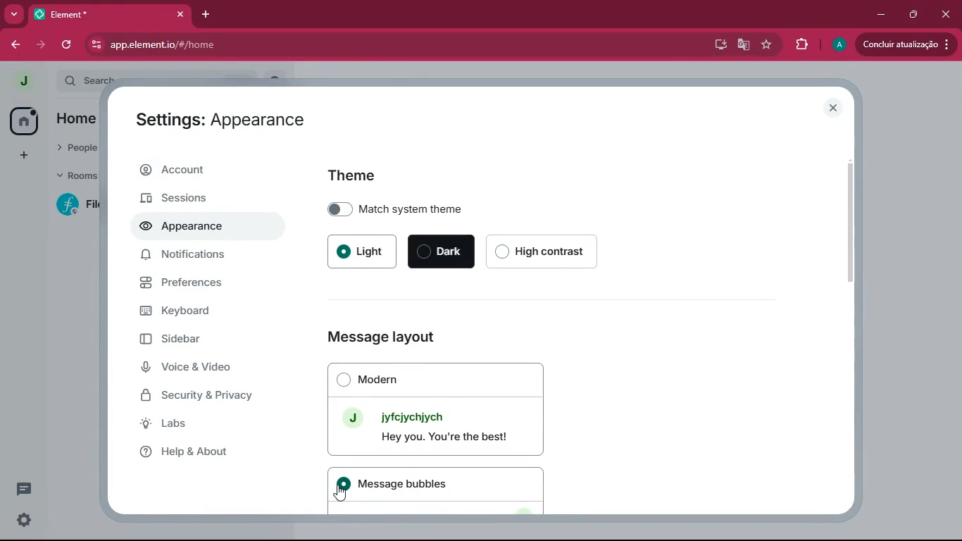 Image resolution: width=962 pixels, height=541 pixels. I want to click on profile picture, so click(23, 79).